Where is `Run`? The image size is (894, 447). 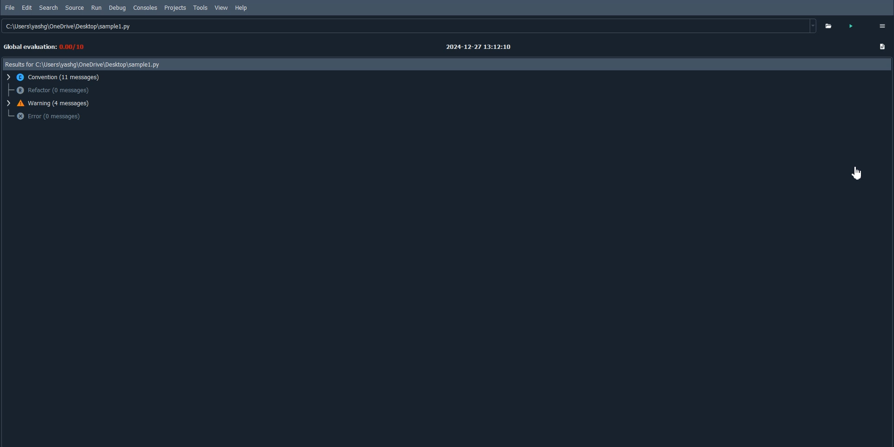 Run is located at coordinates (96, 8).